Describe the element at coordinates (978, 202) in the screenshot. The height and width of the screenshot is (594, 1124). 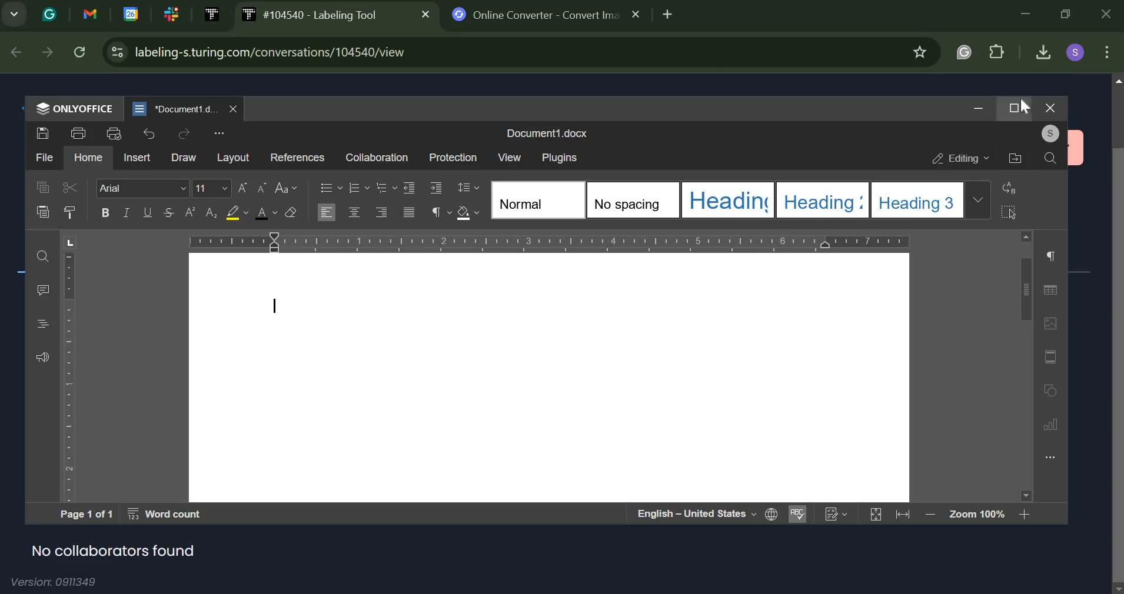
I see `more headings` at that location.